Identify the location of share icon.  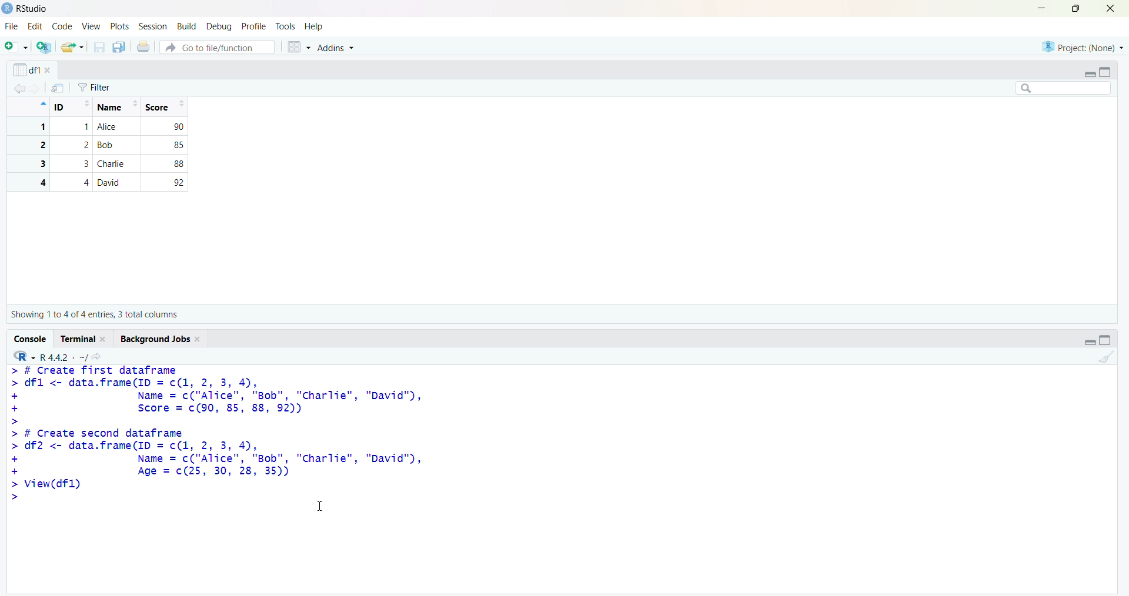
(97, 357).